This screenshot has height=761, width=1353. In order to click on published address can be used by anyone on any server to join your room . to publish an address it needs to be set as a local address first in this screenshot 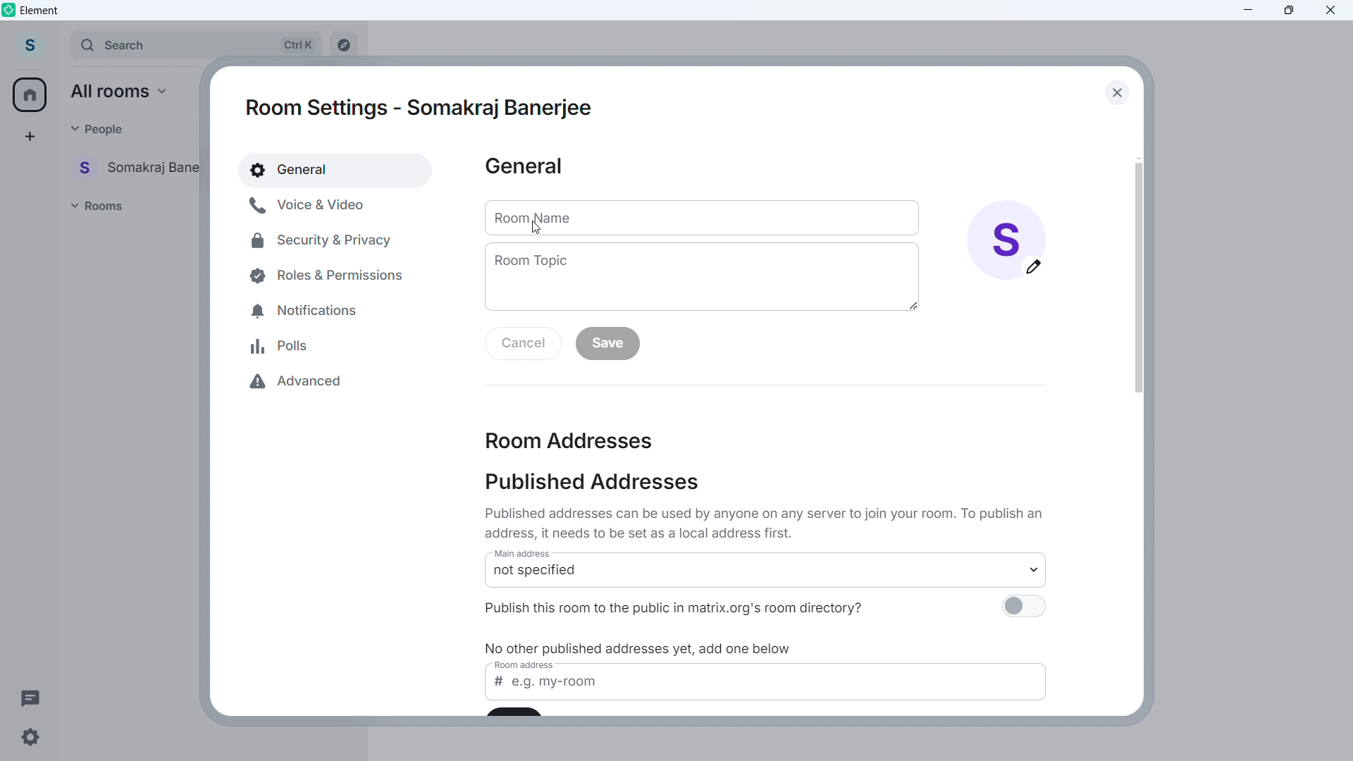, I will do `click(767, 523)`.